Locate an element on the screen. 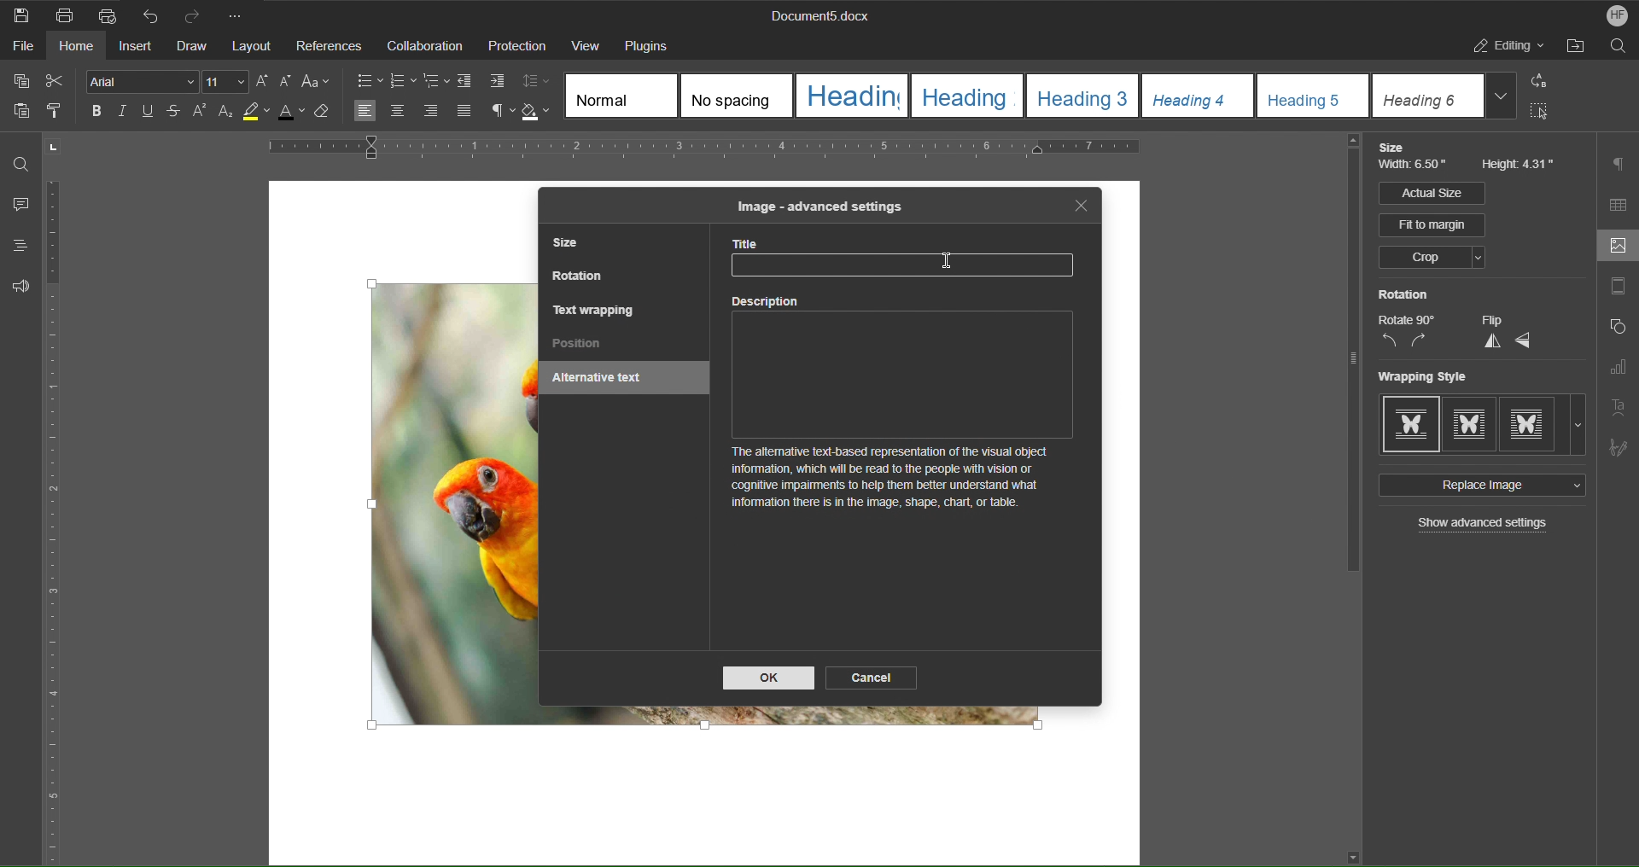 The height and width of the screenshot is (867, 1639). Table Settings is located at coordinates (1619, 205).